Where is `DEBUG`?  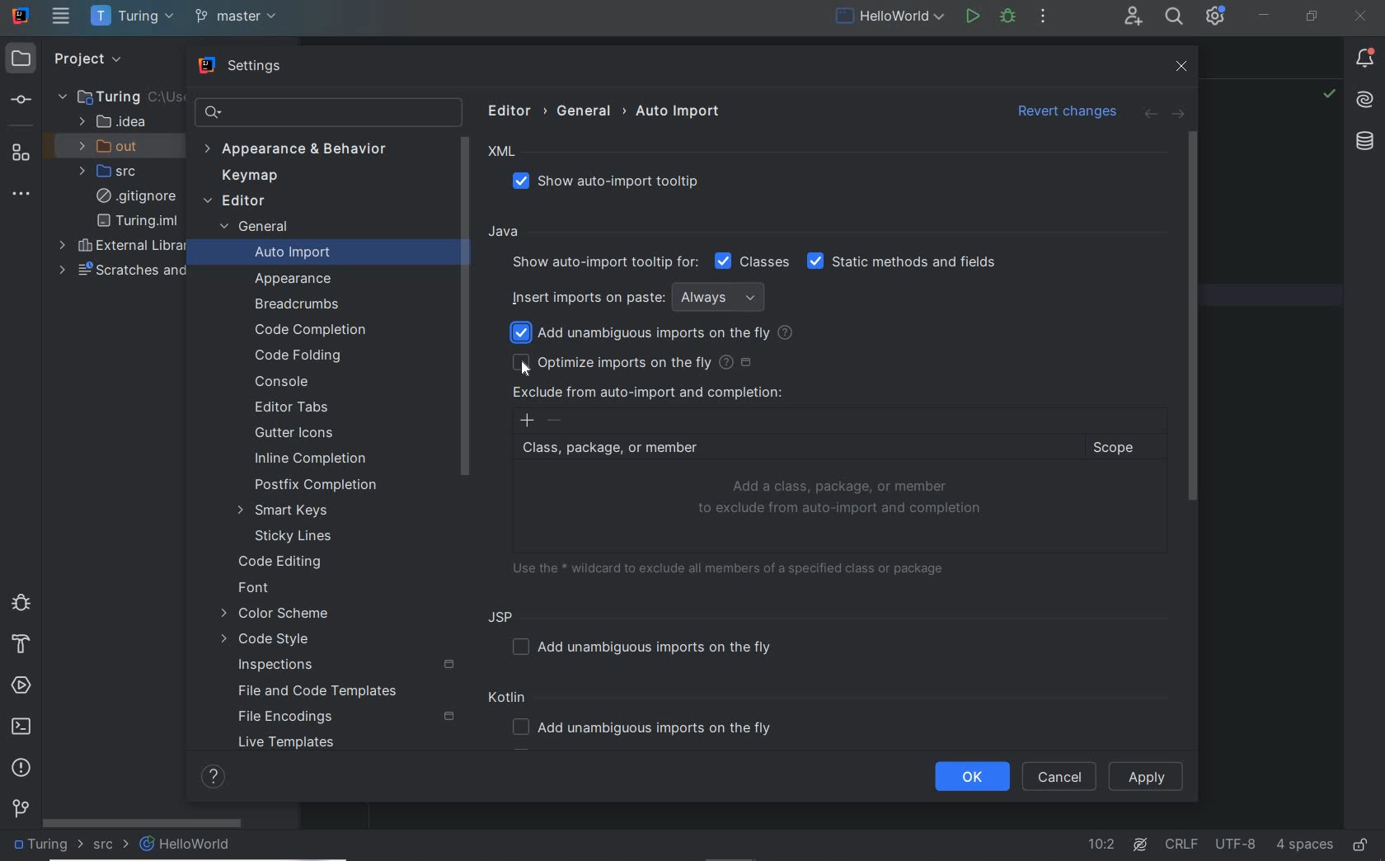 DEBUG is located at coordinates (1007, 16).